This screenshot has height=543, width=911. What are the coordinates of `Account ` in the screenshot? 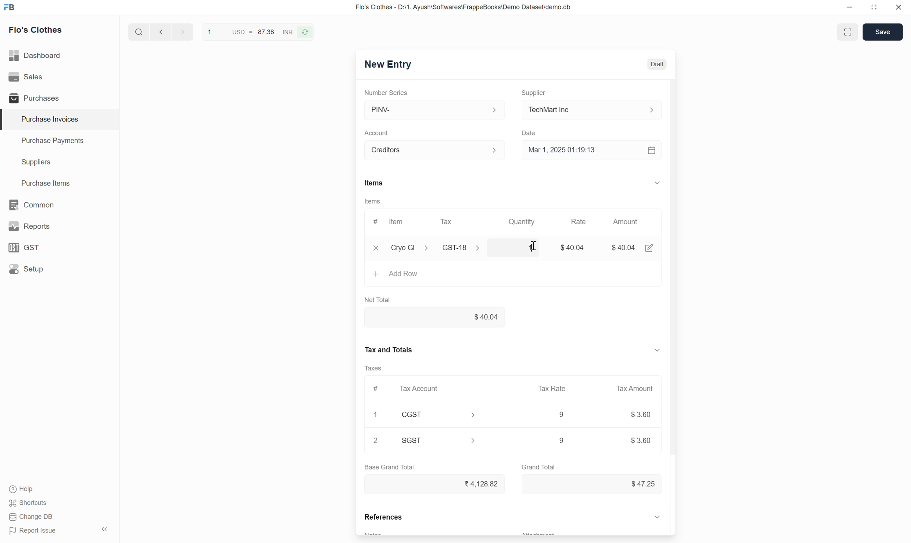 It's located at (436, 149).